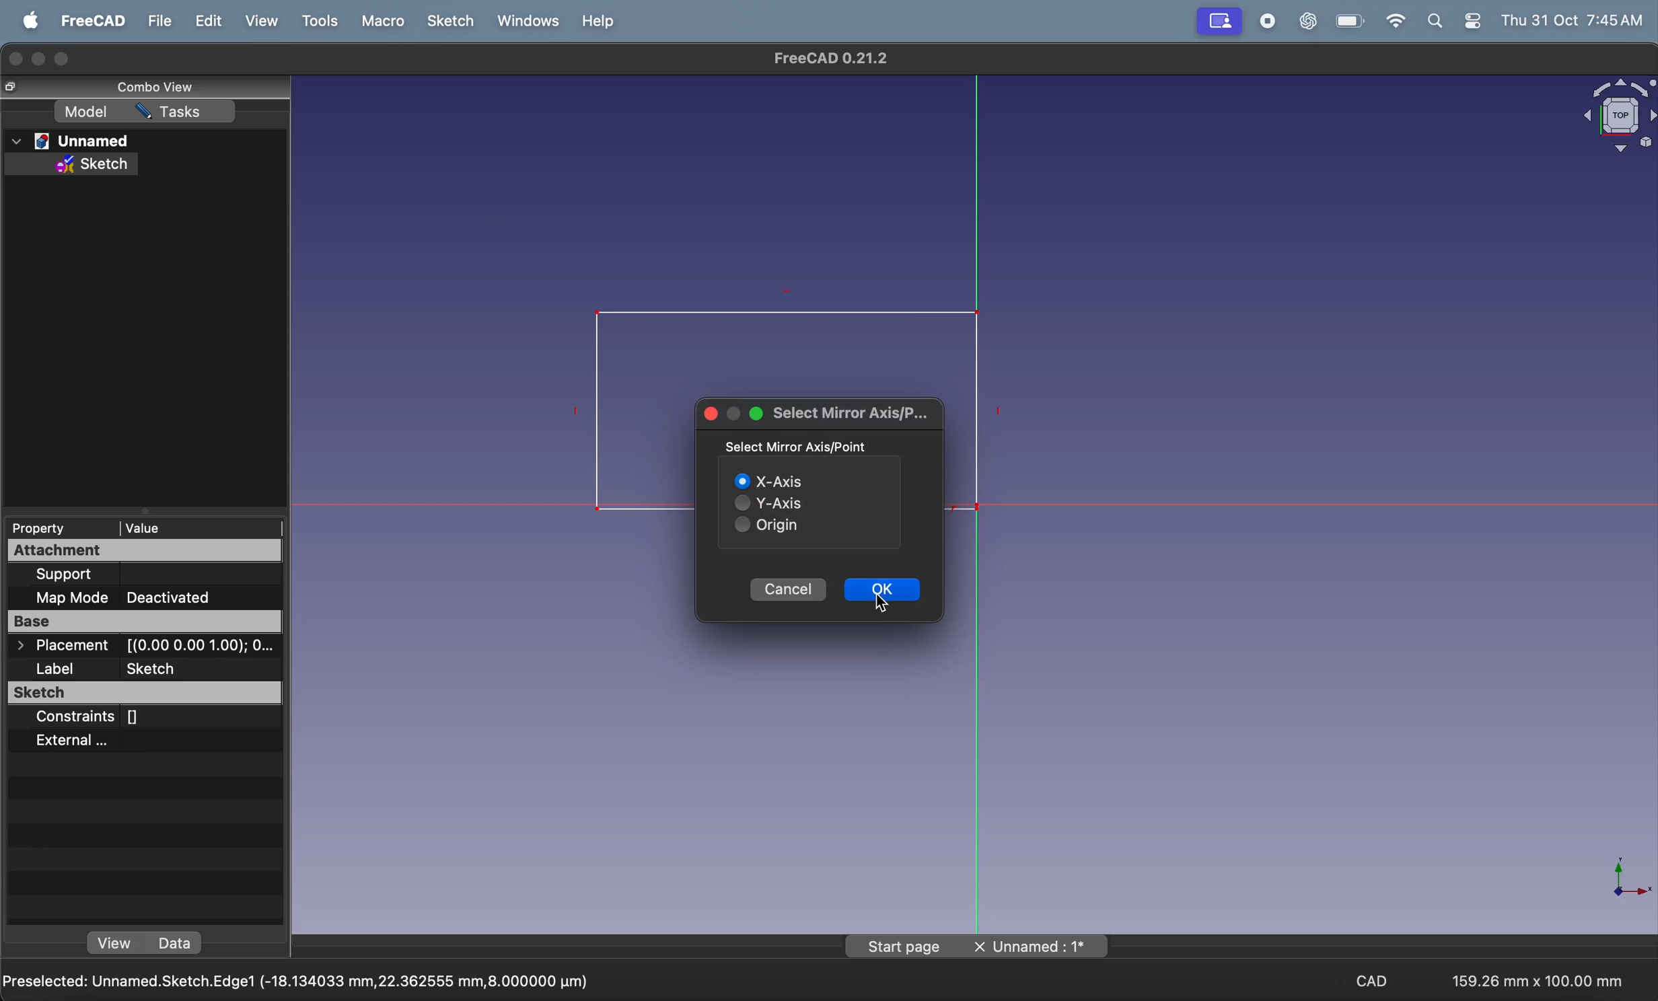 The image size is (1658, 1001). What do you see at coordinates (1453, 22) in the screenshot?
I see `apple widgets` at bounding box center [1453, 22].